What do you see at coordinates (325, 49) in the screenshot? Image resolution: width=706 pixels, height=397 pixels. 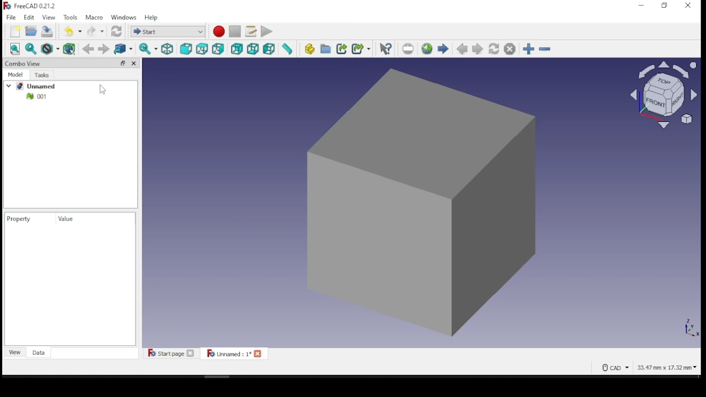 I see `create group` at bounding box center [325, 49].